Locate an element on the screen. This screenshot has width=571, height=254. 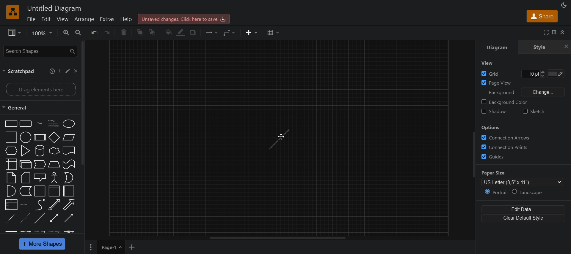
undo is located at coordinates (95, 33).